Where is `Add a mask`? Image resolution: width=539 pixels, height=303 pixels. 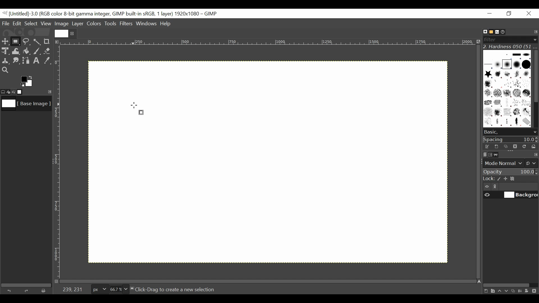 Add a mask is located at coordinates (528, 292).